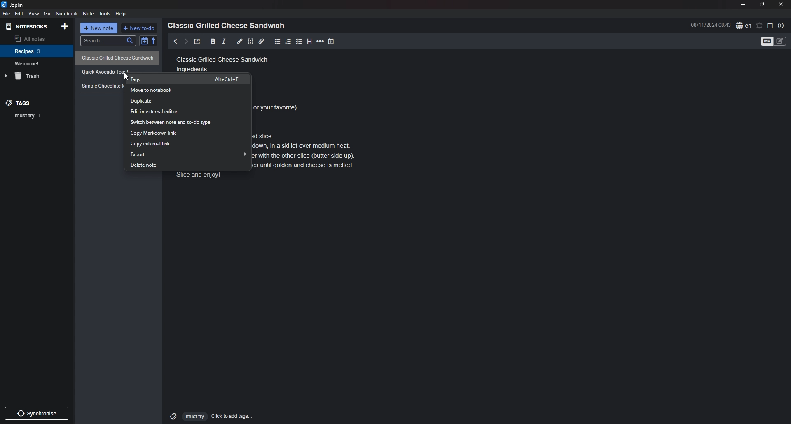 The image size is (791, 424). What do you see at coordinates (129, 78) in the screenshot?
I see `cursor` at bounding box center [129, 78].